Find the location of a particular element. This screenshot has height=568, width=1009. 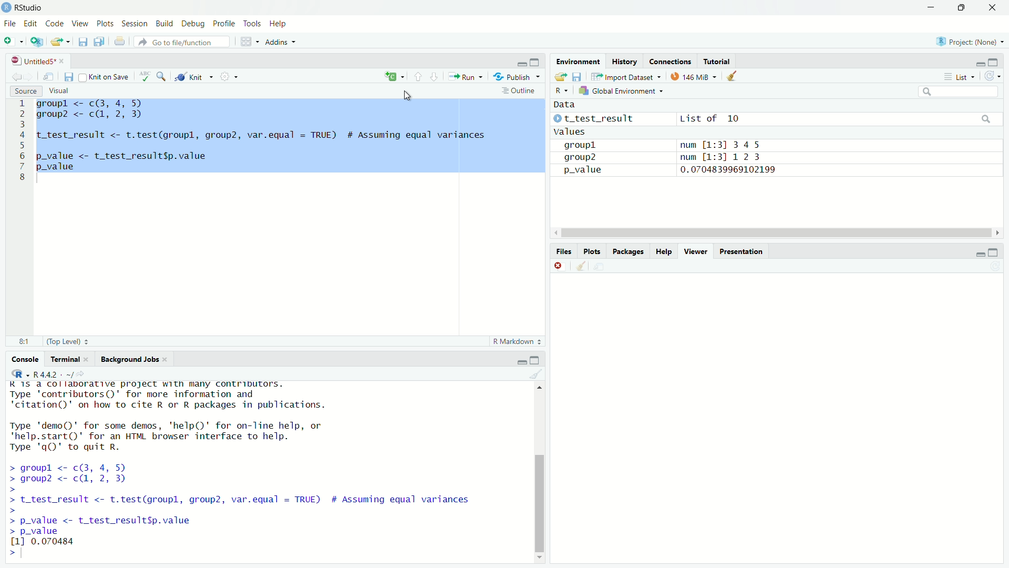

(Top Level) = is located at coordinates (65, 341).